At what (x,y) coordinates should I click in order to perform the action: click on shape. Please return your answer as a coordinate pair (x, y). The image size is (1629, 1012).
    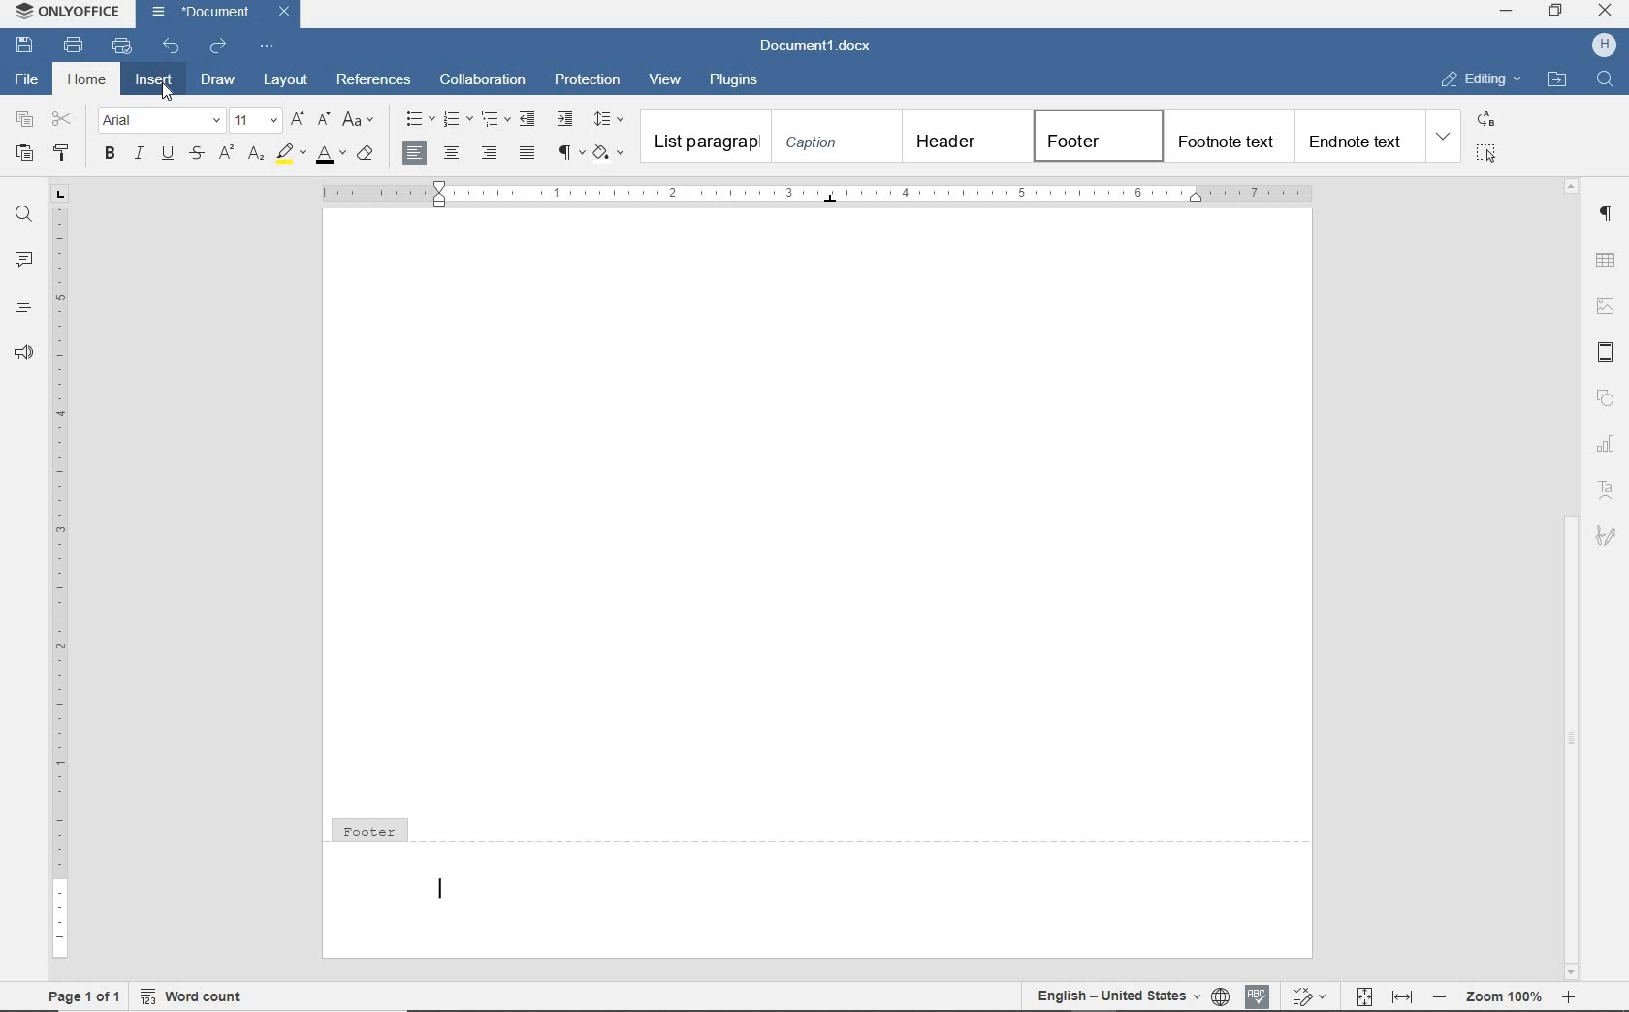
    Looking at the image, I should click on (1608, 396).